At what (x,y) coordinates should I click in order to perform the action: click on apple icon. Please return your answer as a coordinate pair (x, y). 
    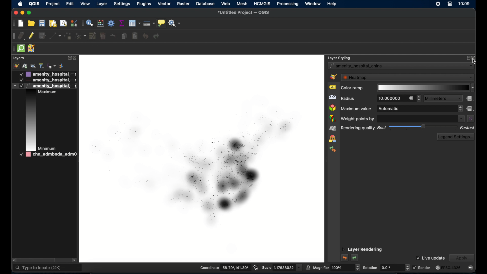
    Looking at the image, I should click on (20, 4).